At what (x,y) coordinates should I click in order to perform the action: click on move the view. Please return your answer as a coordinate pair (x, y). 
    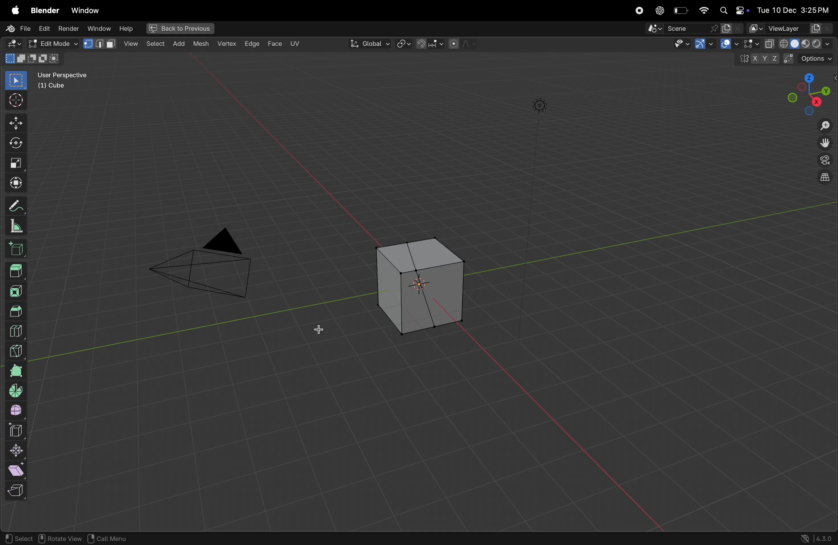
    Looking at the image, I should click on (825, 144).